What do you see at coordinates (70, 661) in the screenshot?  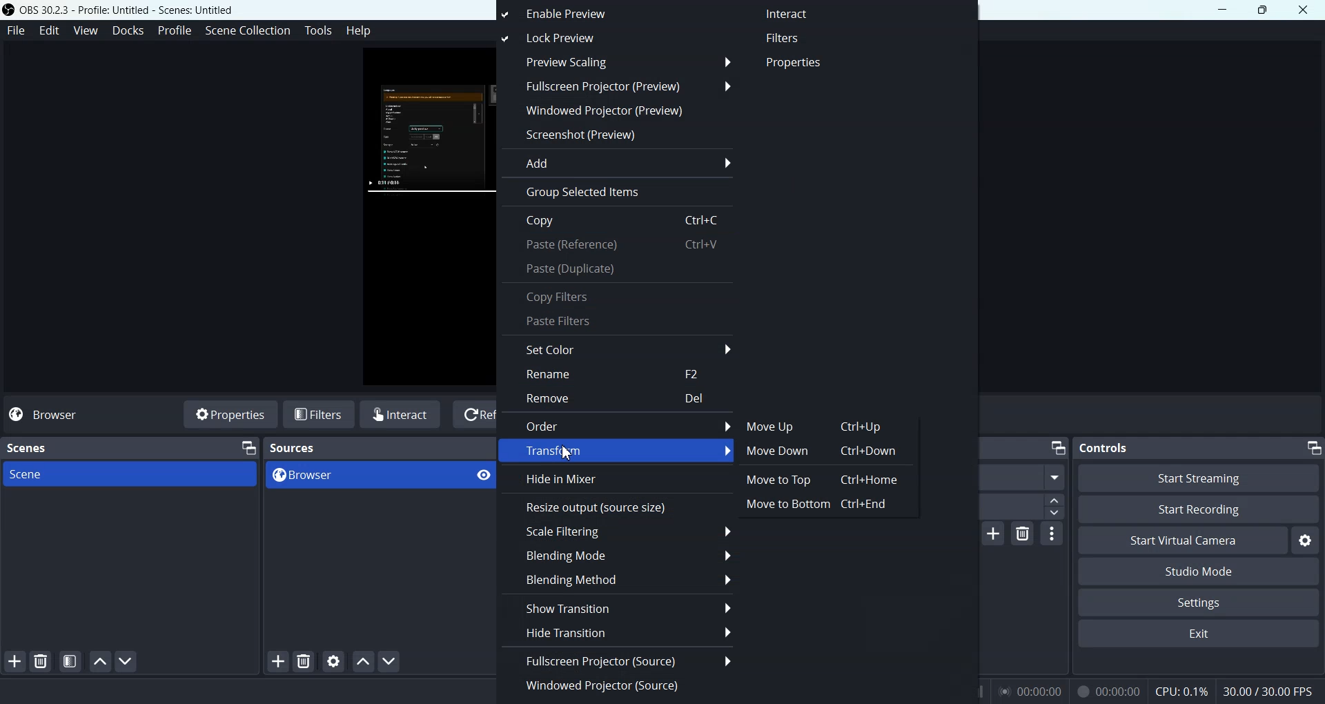 I see `Open scene Filter` at bounding box center [70, 661].